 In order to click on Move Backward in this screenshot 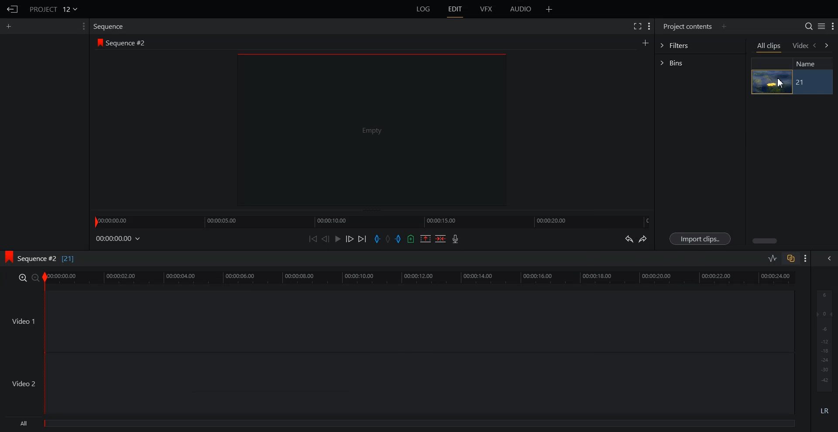, I will do `click(314, 238)`.